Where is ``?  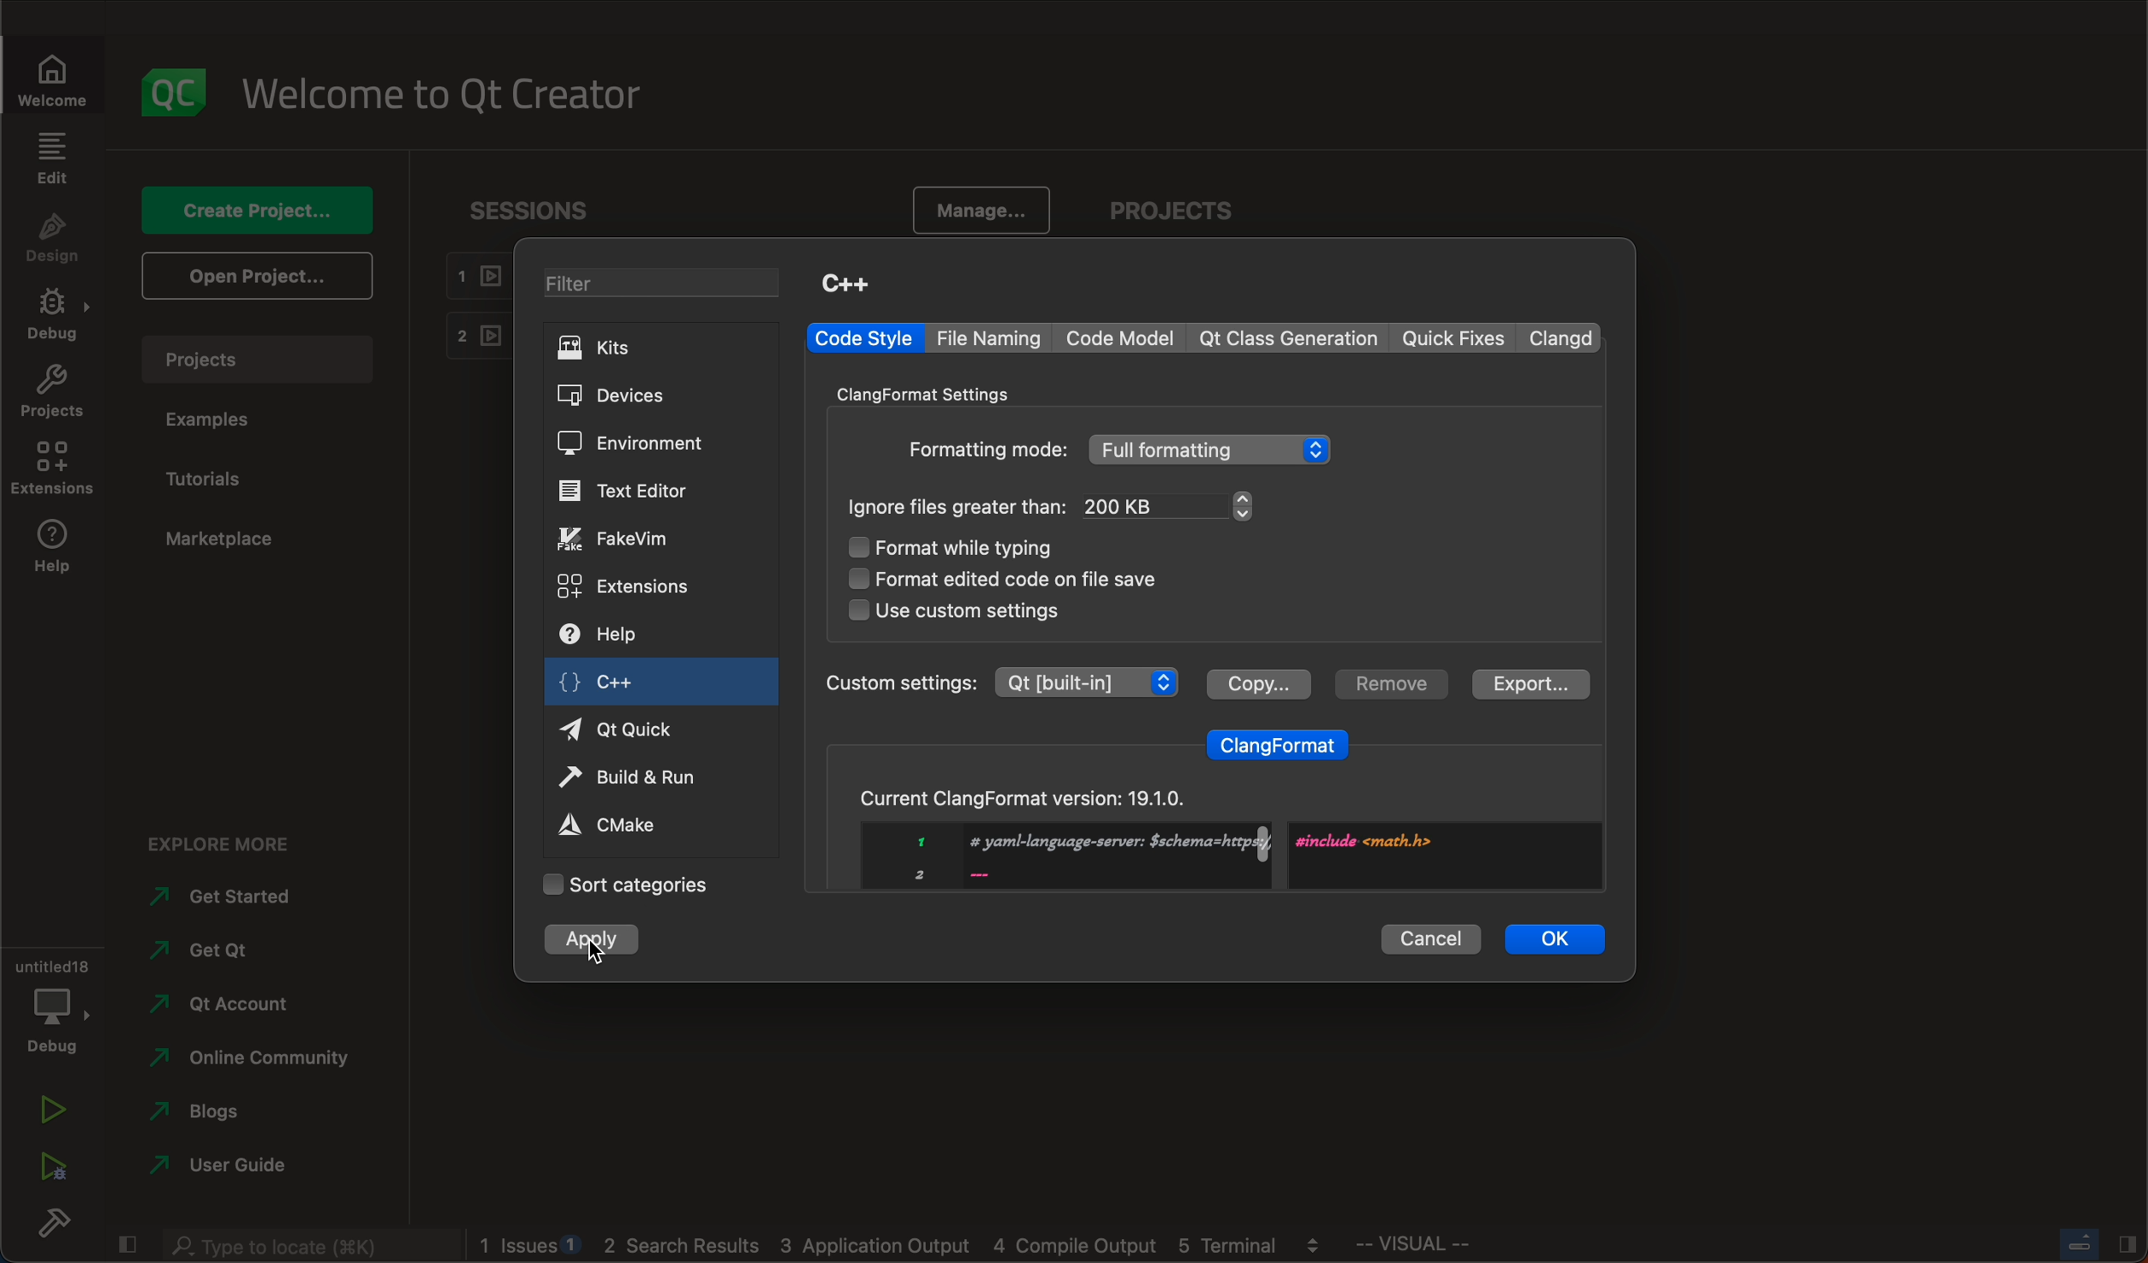
 is located at coordinates (986, 449).